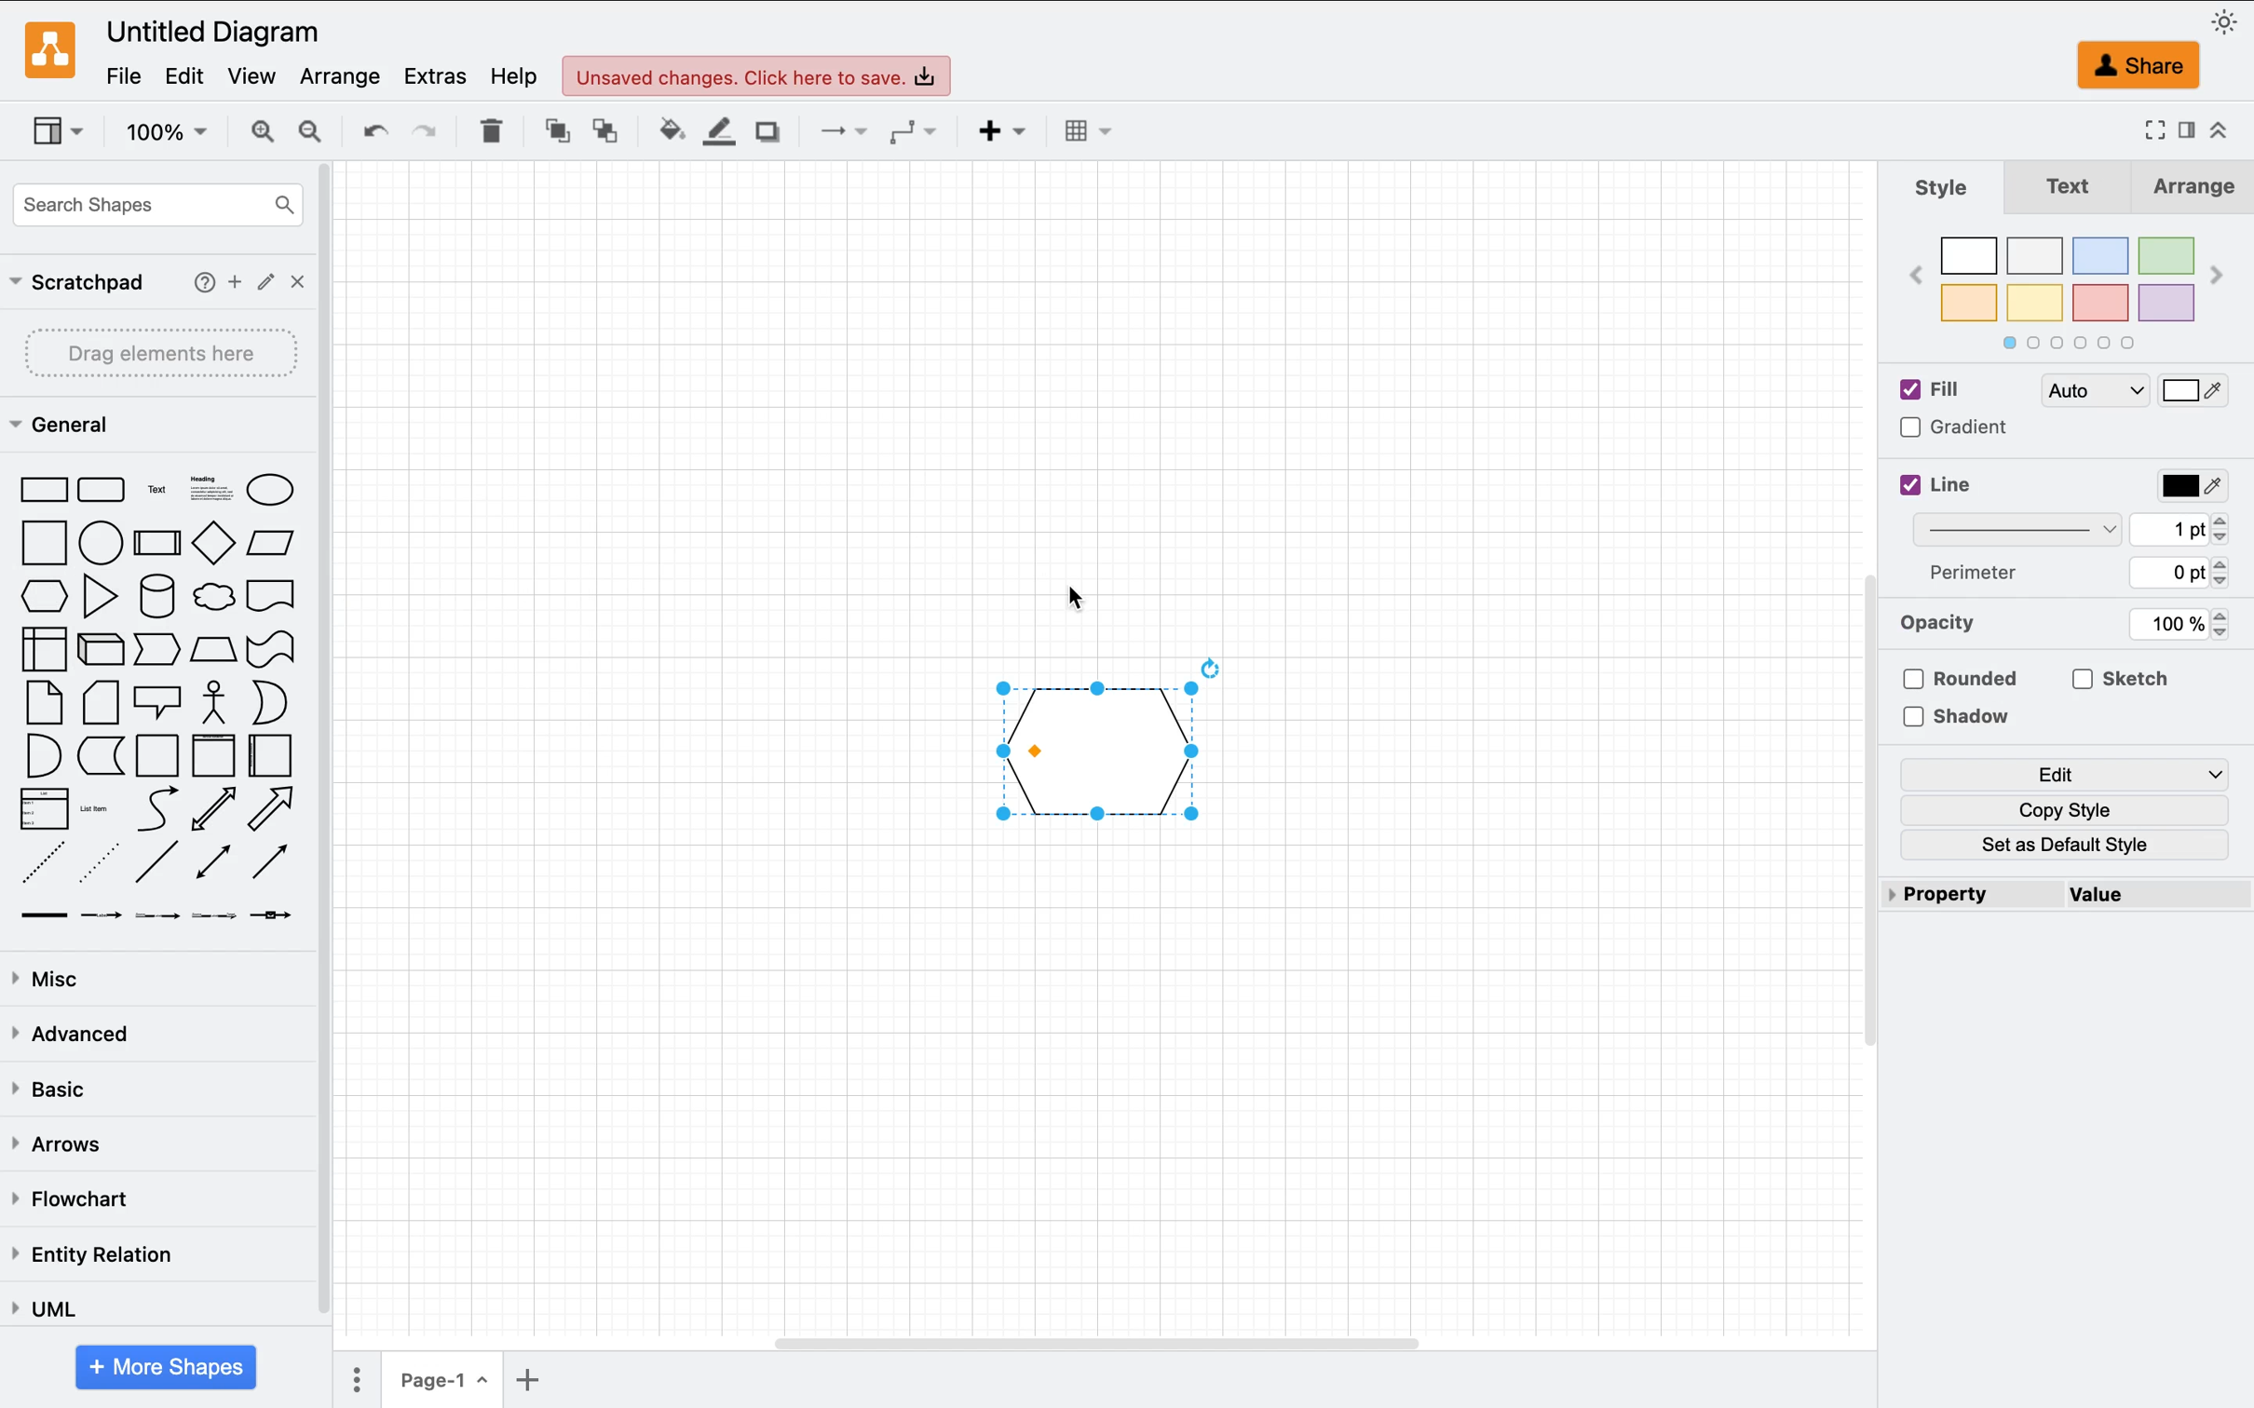 The height and width of the screenshot is (1408, 2254). Describe the element at coordinates (1854, 810) in the screenshot. I see `page vertical scroll bar` at that location.